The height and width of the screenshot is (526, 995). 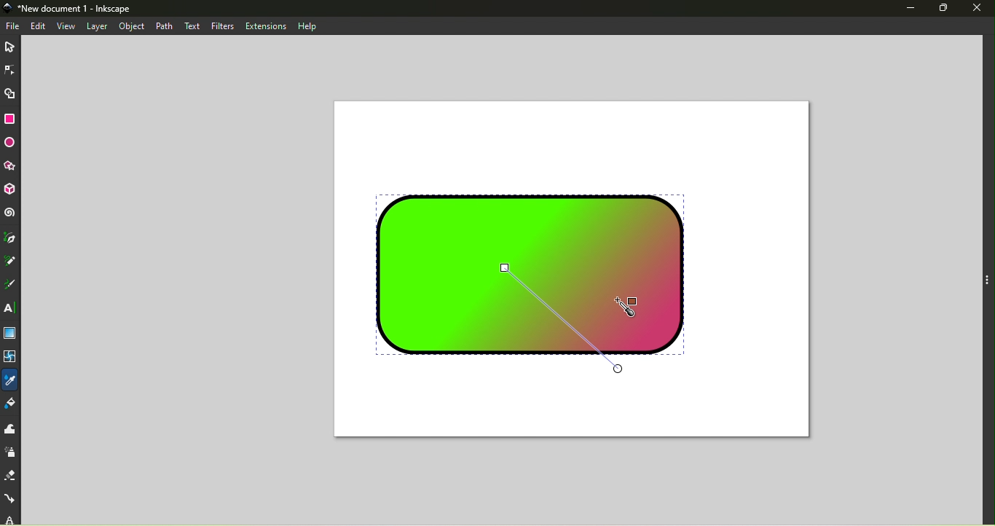 What do you see at coordinates (219, 25) in the screenshot?
I see `Filters` at bounding box center [219, 25].